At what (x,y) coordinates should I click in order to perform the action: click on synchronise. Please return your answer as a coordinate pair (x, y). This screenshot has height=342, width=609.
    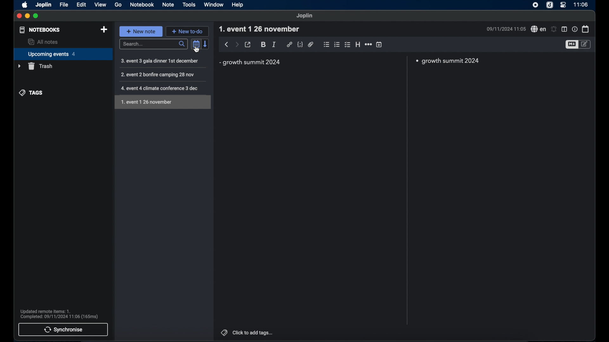
    Looking at the image, I should click on (63, 330).